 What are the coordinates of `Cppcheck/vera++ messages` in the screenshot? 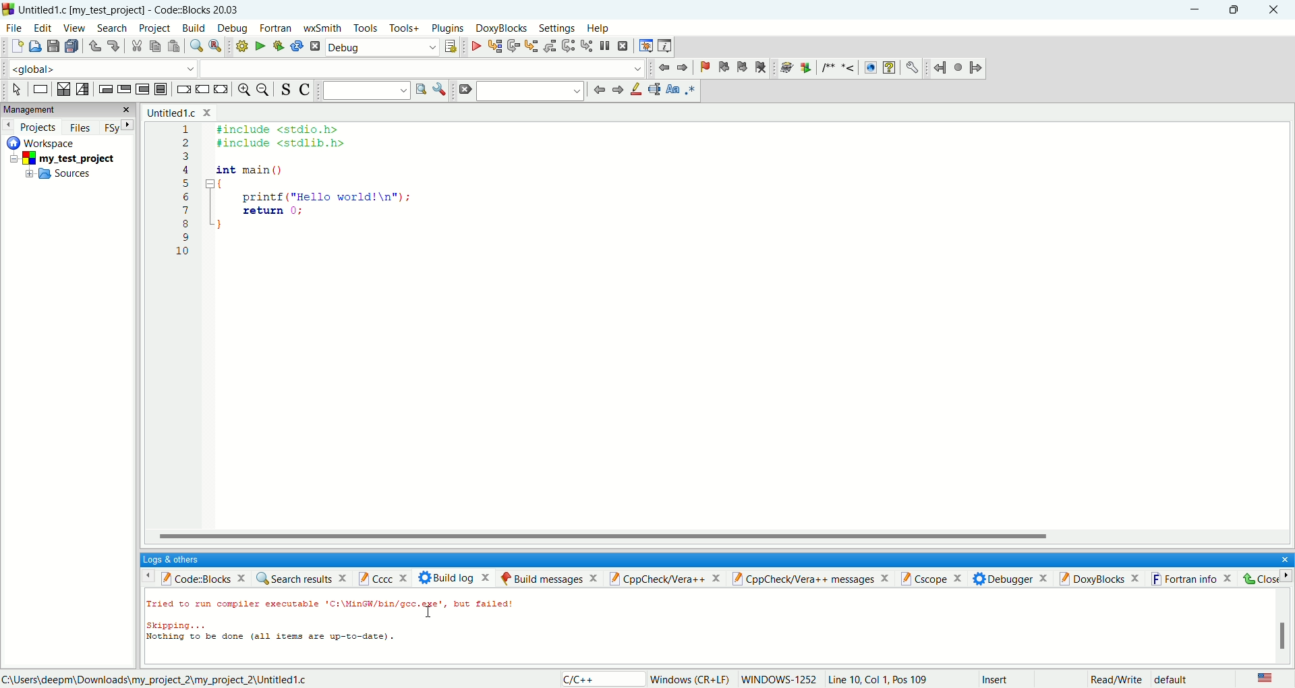 It's located at (812, 578).